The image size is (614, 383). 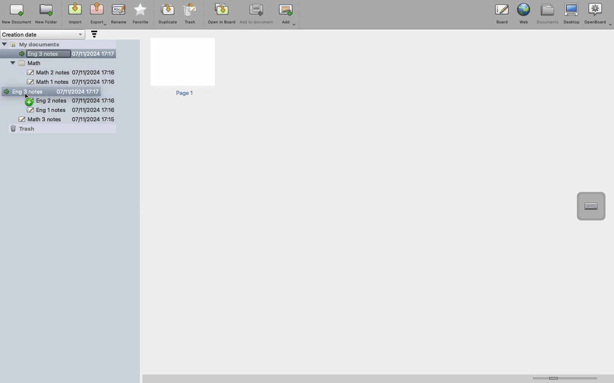 What do you see at coordinates (4, 44) in the screenshot?
I see `Hide` at bounding box center [4, 44].